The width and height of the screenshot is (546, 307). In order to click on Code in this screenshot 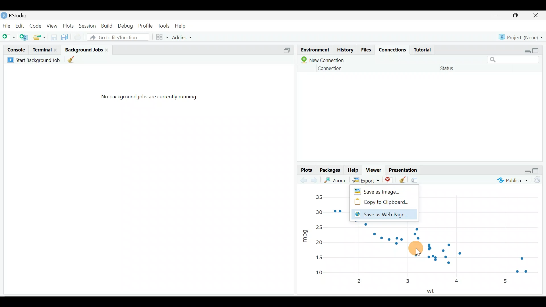, I will do `click(36, 25)`.